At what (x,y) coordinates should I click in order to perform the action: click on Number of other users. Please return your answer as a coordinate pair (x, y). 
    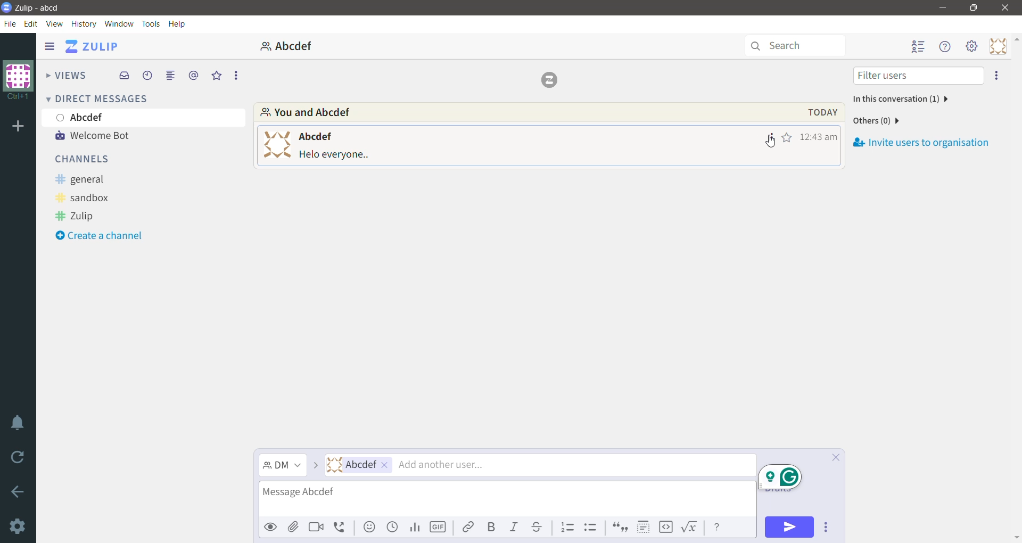
    Looking at the image, I should click on (877, 121).